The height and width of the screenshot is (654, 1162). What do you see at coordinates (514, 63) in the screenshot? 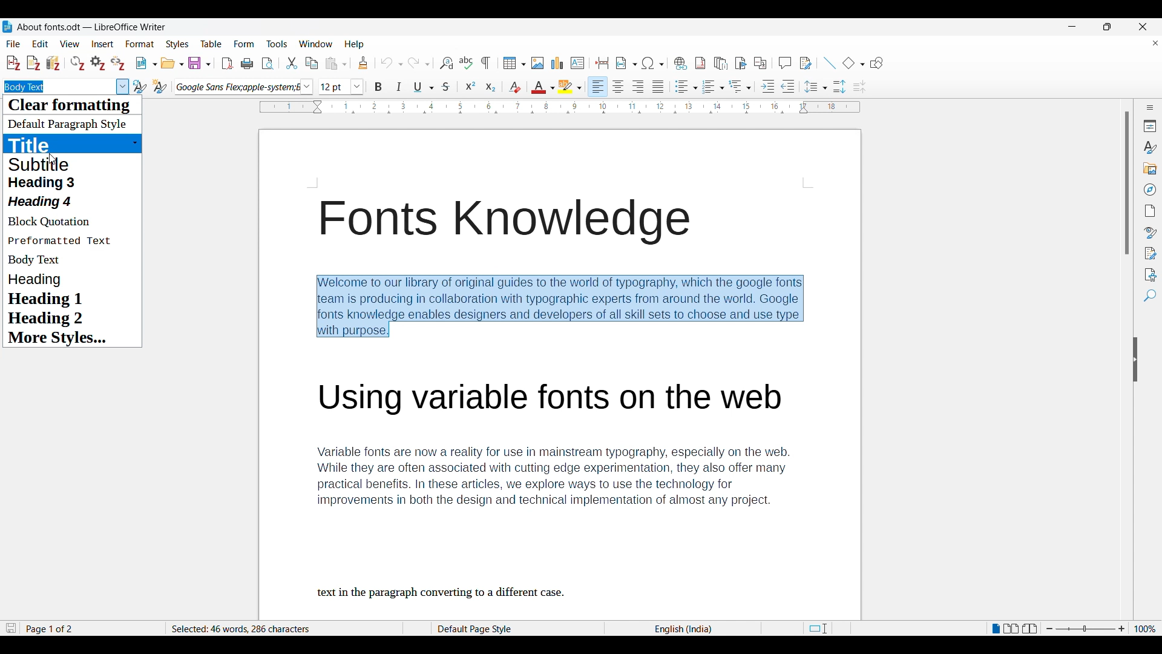
I see `Insert table` at bounding box center [514, 63].